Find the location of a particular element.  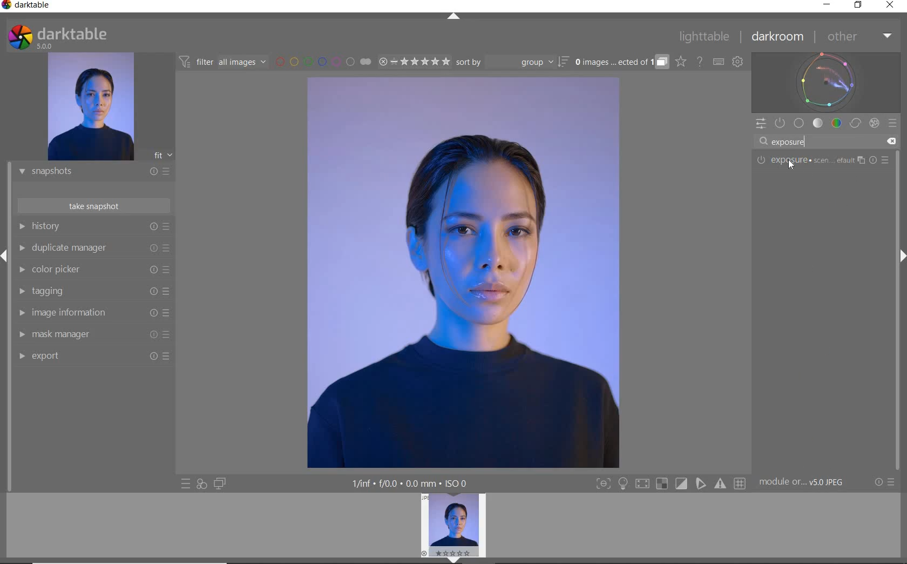

EXPAND/COLLAPSE is located at coordinates (455, 17).